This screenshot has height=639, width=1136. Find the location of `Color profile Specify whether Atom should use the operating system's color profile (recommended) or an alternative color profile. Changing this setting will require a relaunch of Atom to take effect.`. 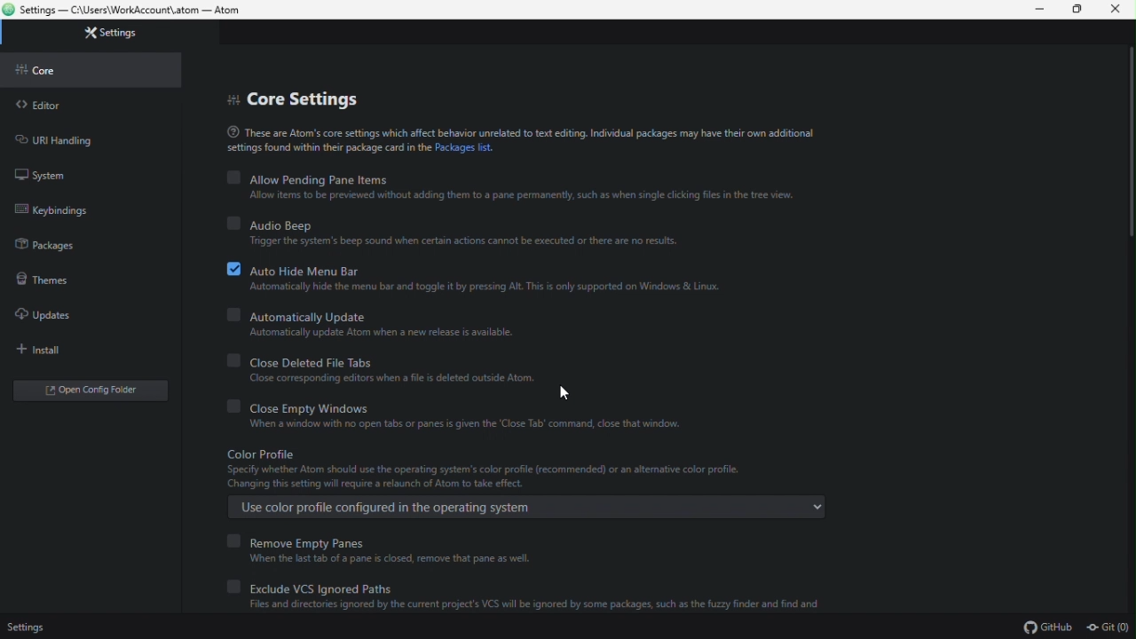

Color profile Specify whether Atom should use the operating system's color profile (recommended) or an alternative color profile. Changing this setting will require a relaunch of Atom to take effect. is located at coordinates (477, 469).